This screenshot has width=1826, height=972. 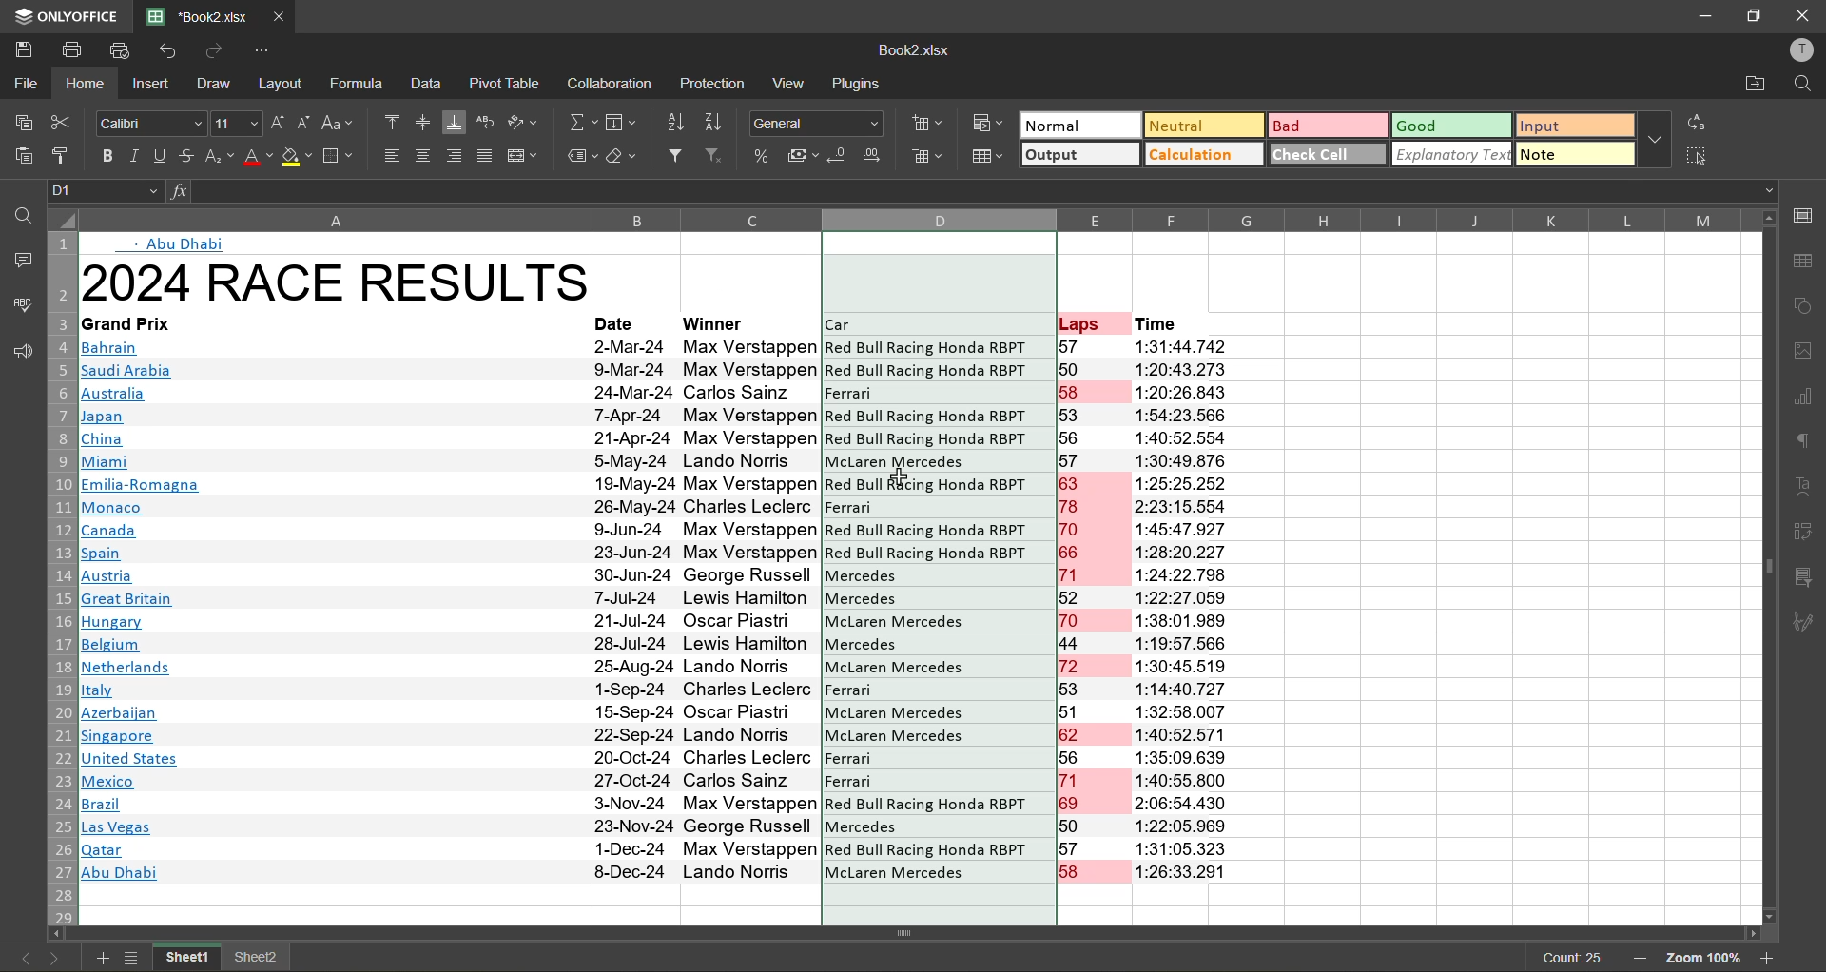 I want to click on accounting, so click(x=805, y=155).